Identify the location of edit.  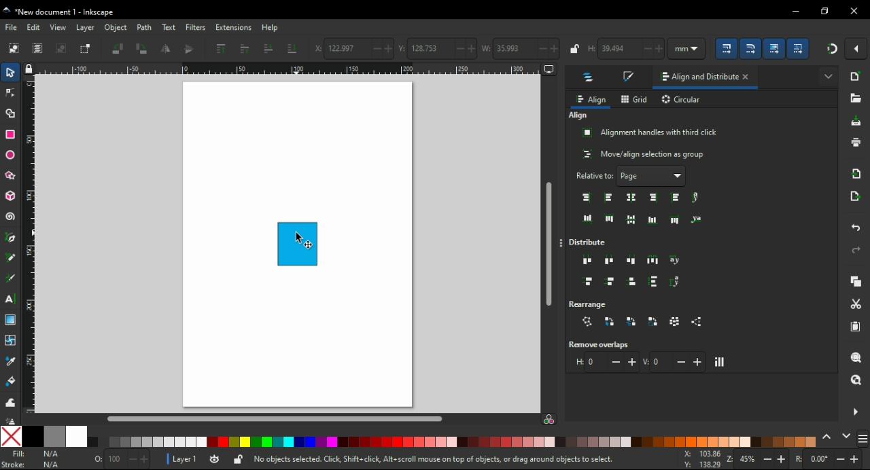
(35, 27).